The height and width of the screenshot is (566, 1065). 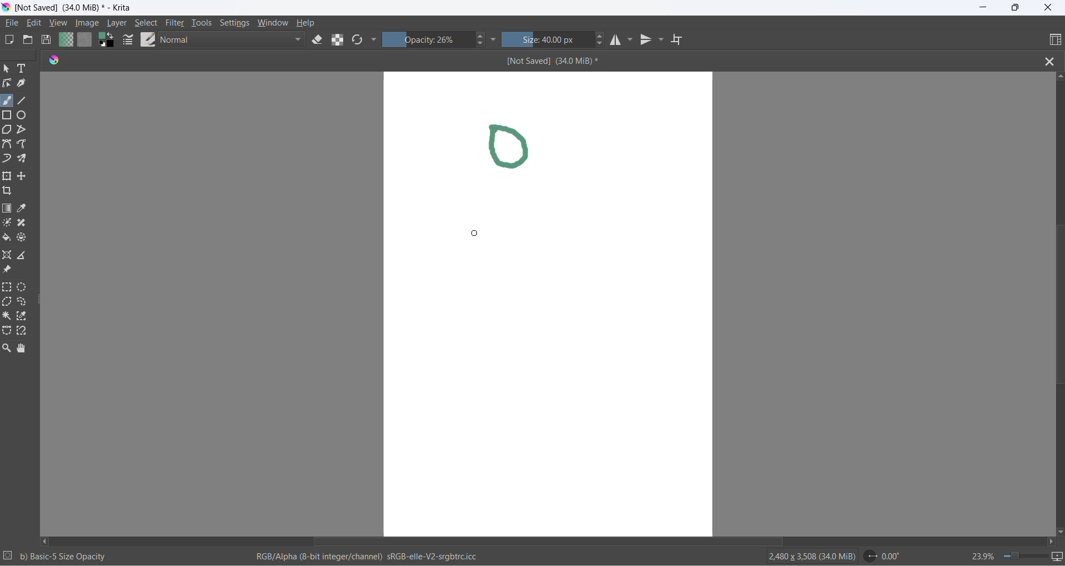 What do you see at coordinates (1013, 8) in the screenshot?
I see `maximize` at bounding box center [1013, 8].